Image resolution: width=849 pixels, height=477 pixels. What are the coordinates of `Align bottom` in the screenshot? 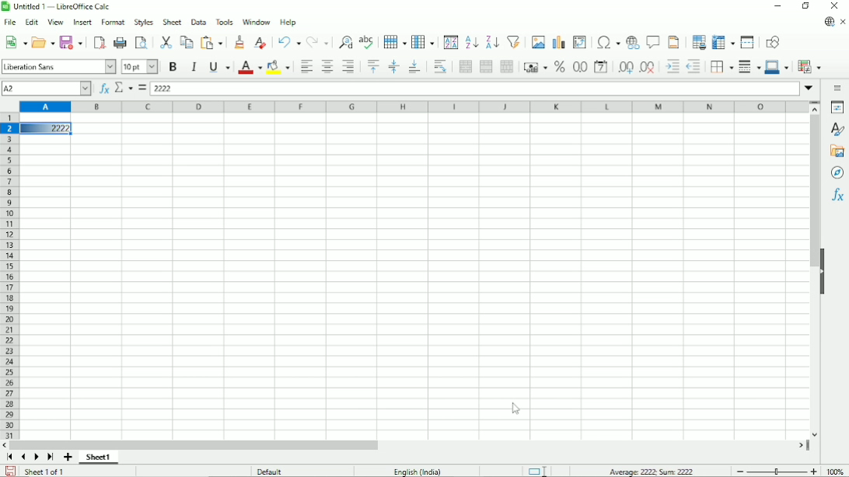 It's located at (414, 67).